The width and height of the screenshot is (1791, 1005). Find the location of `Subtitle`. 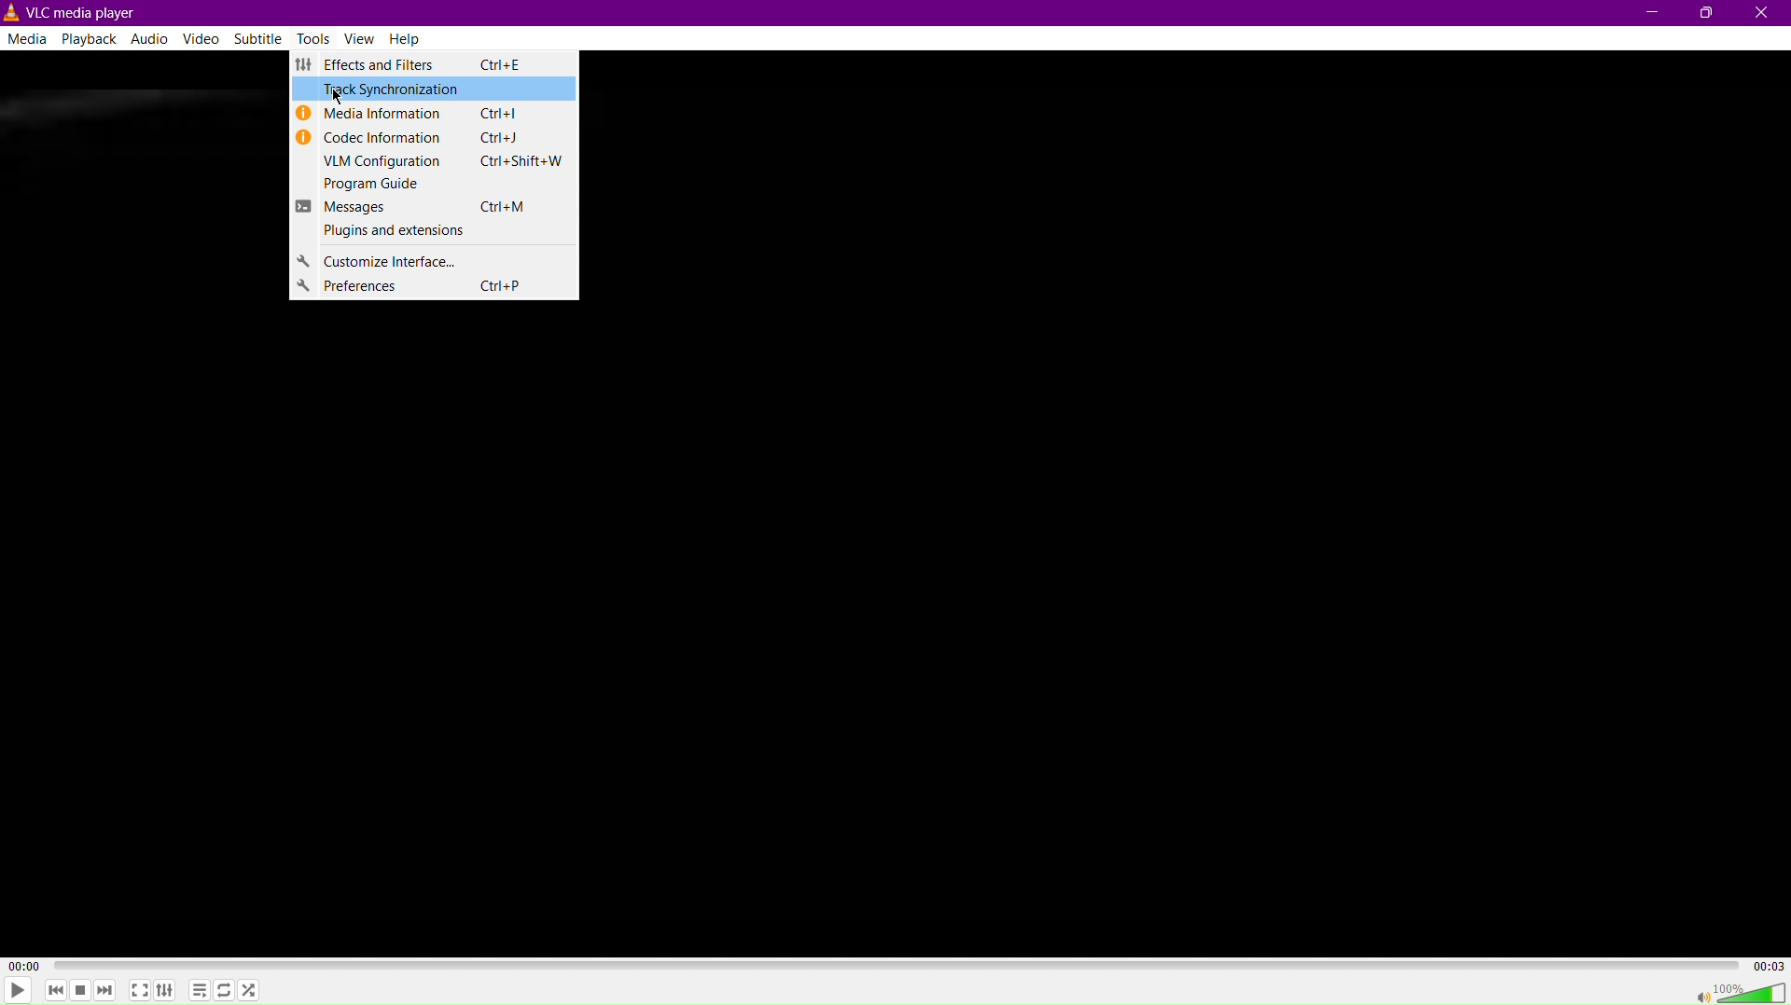

Subtitle is located at coordinates (260, 39).